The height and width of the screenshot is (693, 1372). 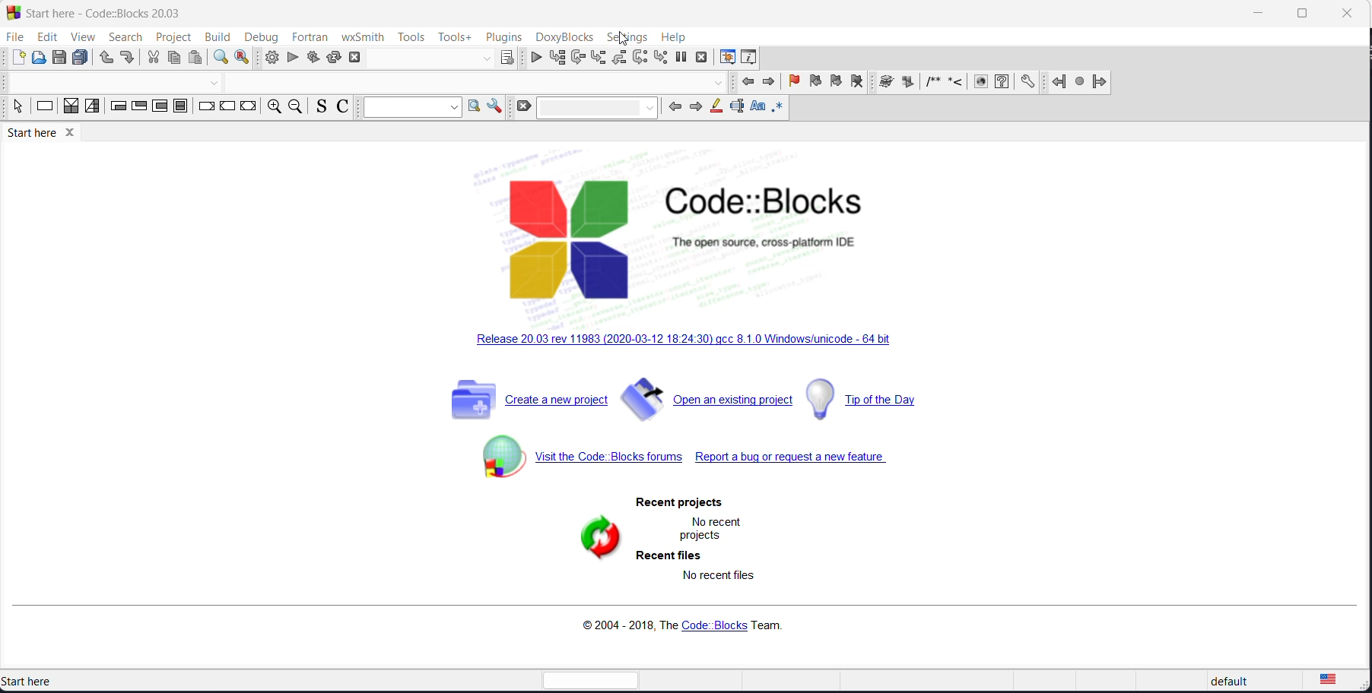 I want to click on exit condition loop, so click(x=138, y=109).